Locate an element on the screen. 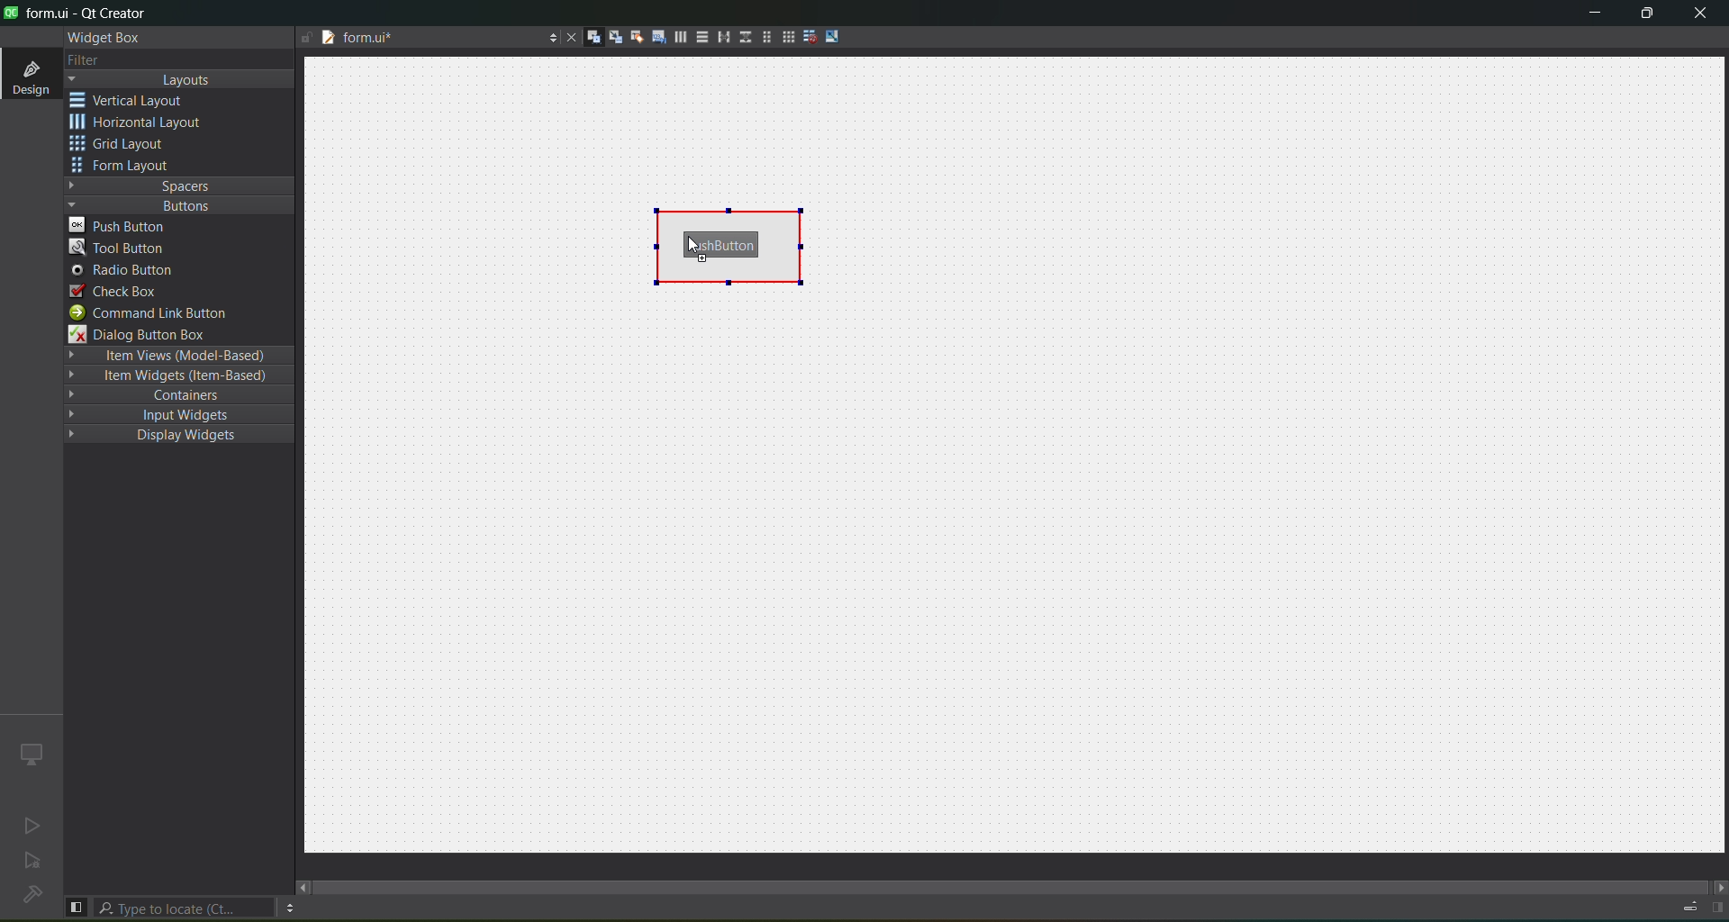 This screenshot has height=922, width=1729. vertical layout is located at coordinates (140, 100).